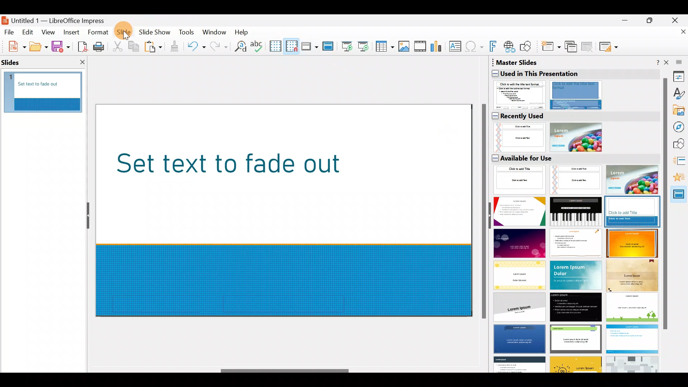 The width and height of the screenshot is (688, 387). What do you see at coordinates (239, 46) in the screenshot?
I see `Find and replace` at bounding box center [239, 46].